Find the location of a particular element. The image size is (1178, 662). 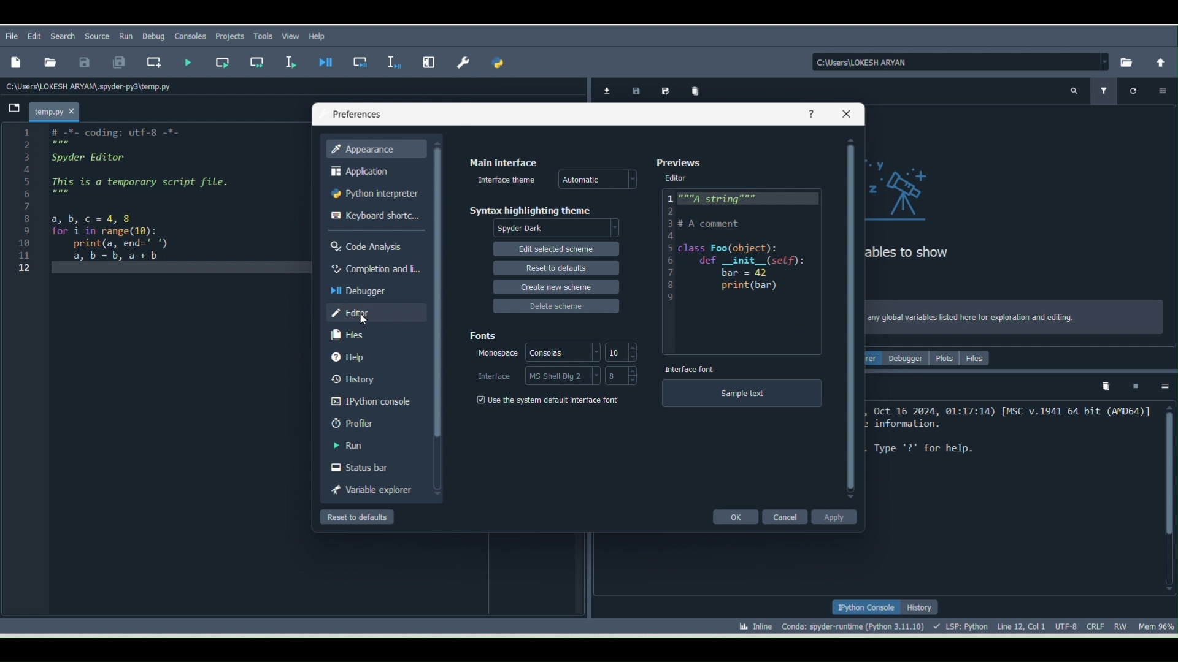

Appearance is located at coordinates (374, 149).